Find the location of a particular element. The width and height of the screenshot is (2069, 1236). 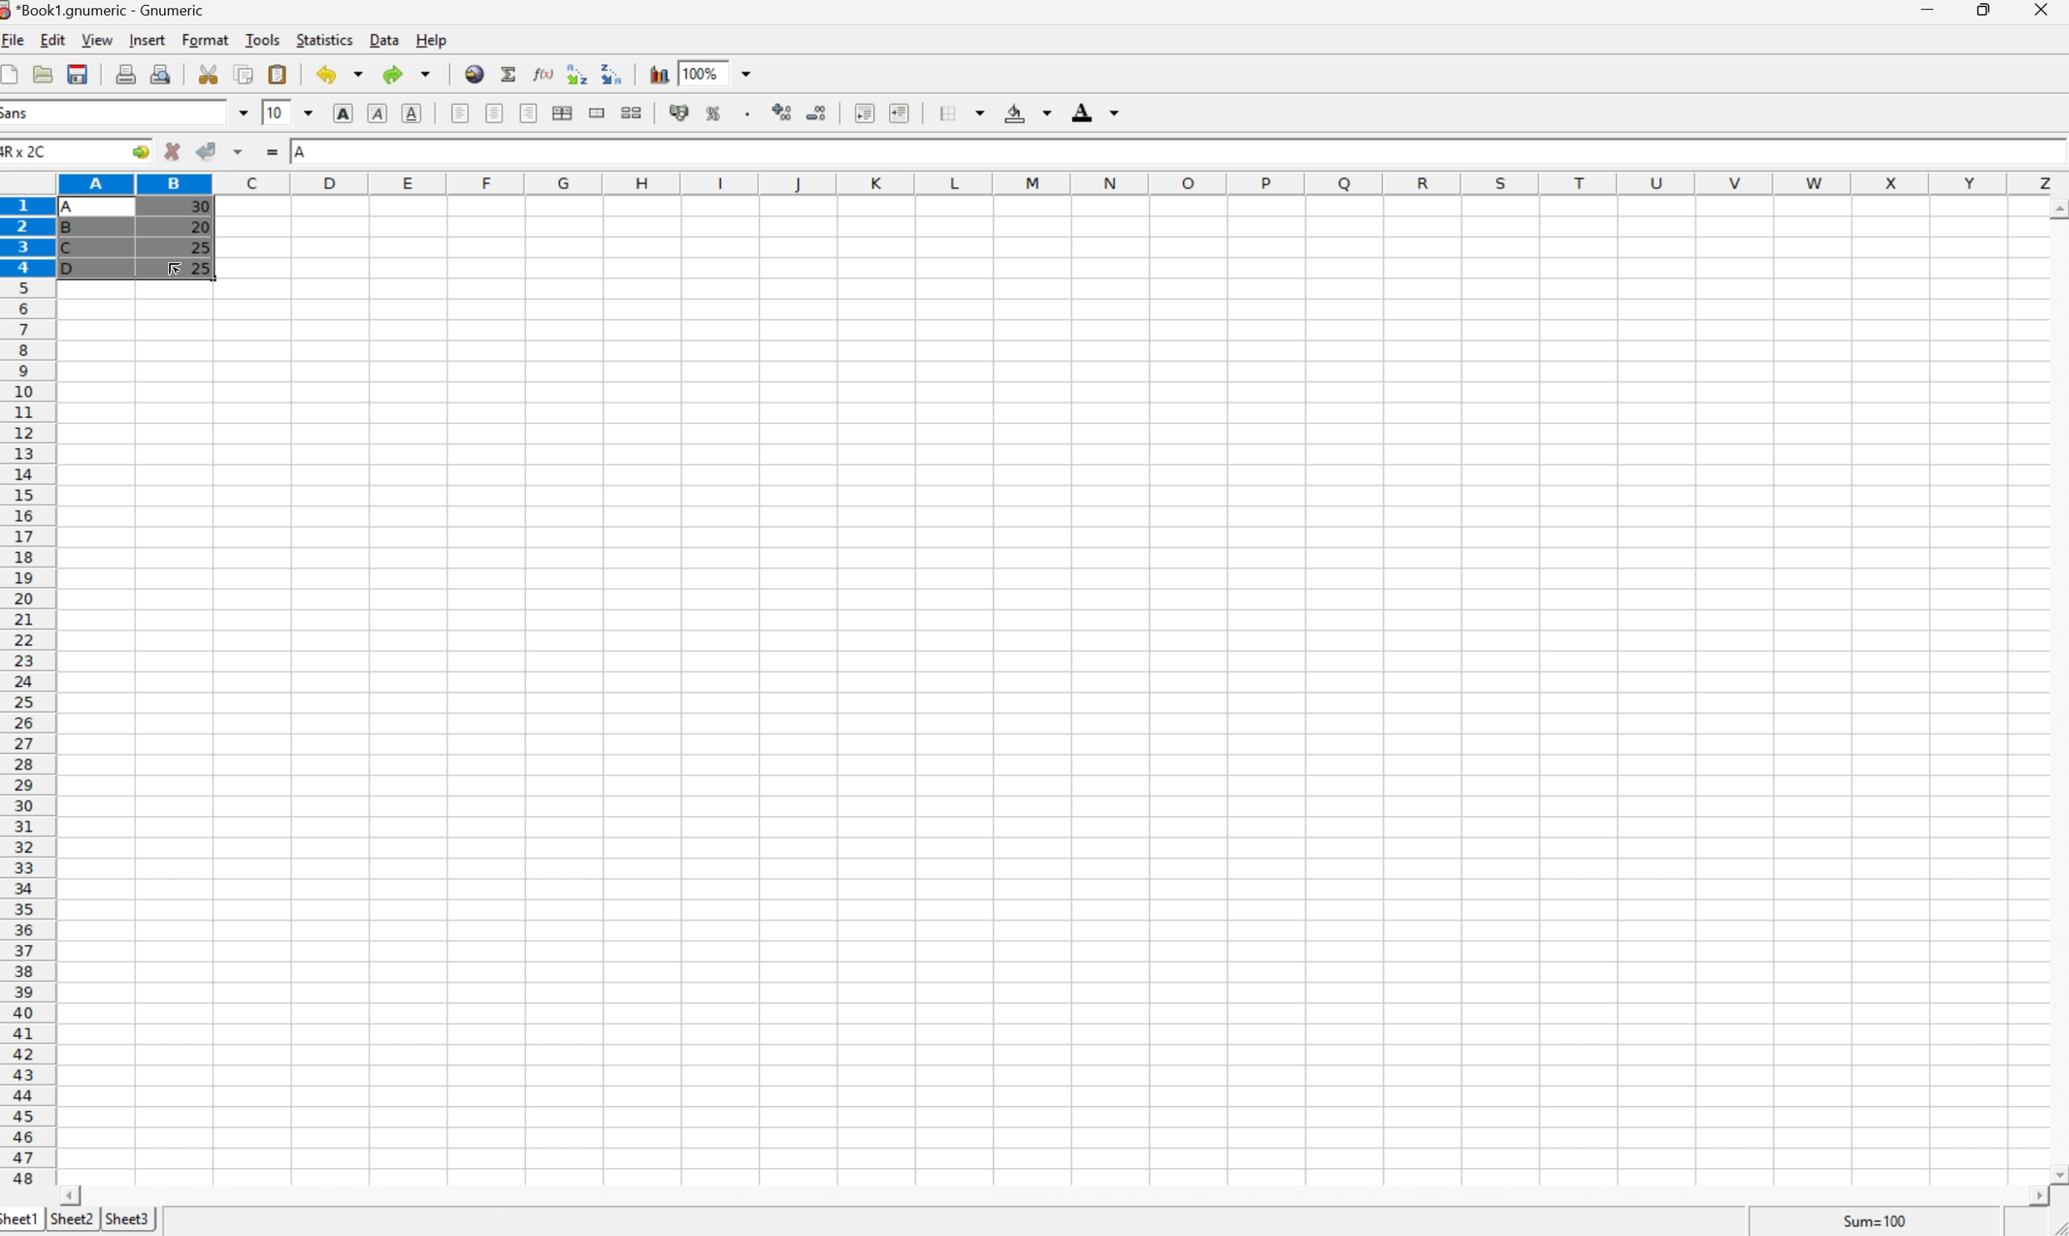

Undo is located at coordinates (339, 74).